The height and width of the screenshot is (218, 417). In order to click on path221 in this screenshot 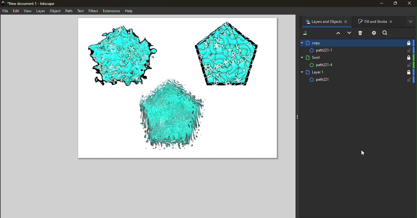, I will do `click(351, 81)`.